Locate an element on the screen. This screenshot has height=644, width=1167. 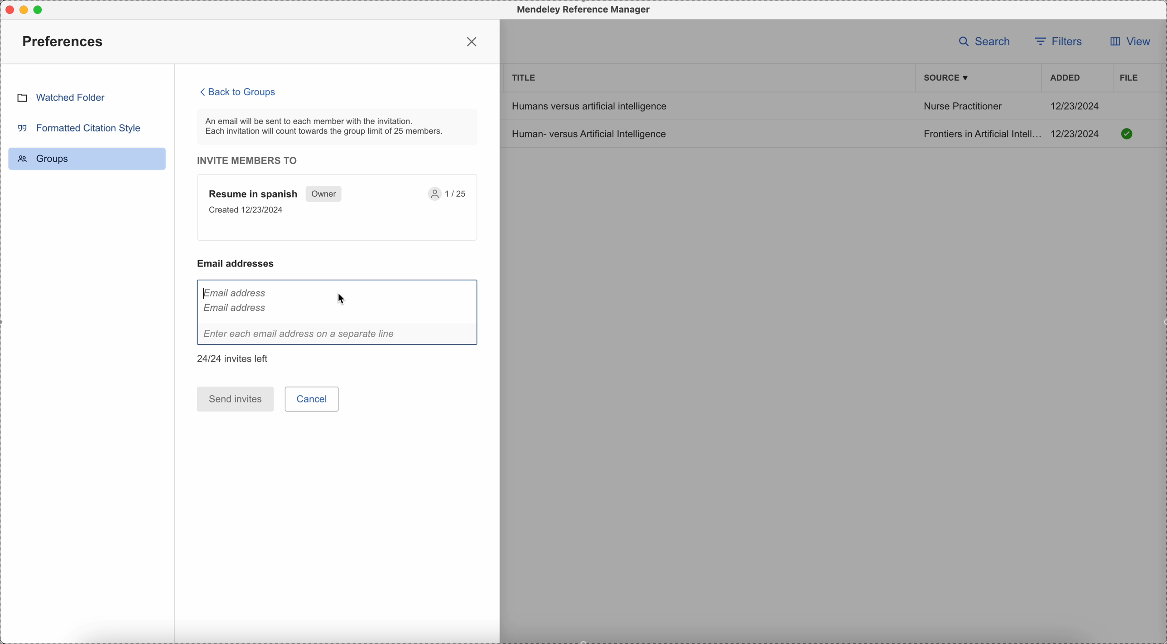
maximize is located at coordinates (42, 9).